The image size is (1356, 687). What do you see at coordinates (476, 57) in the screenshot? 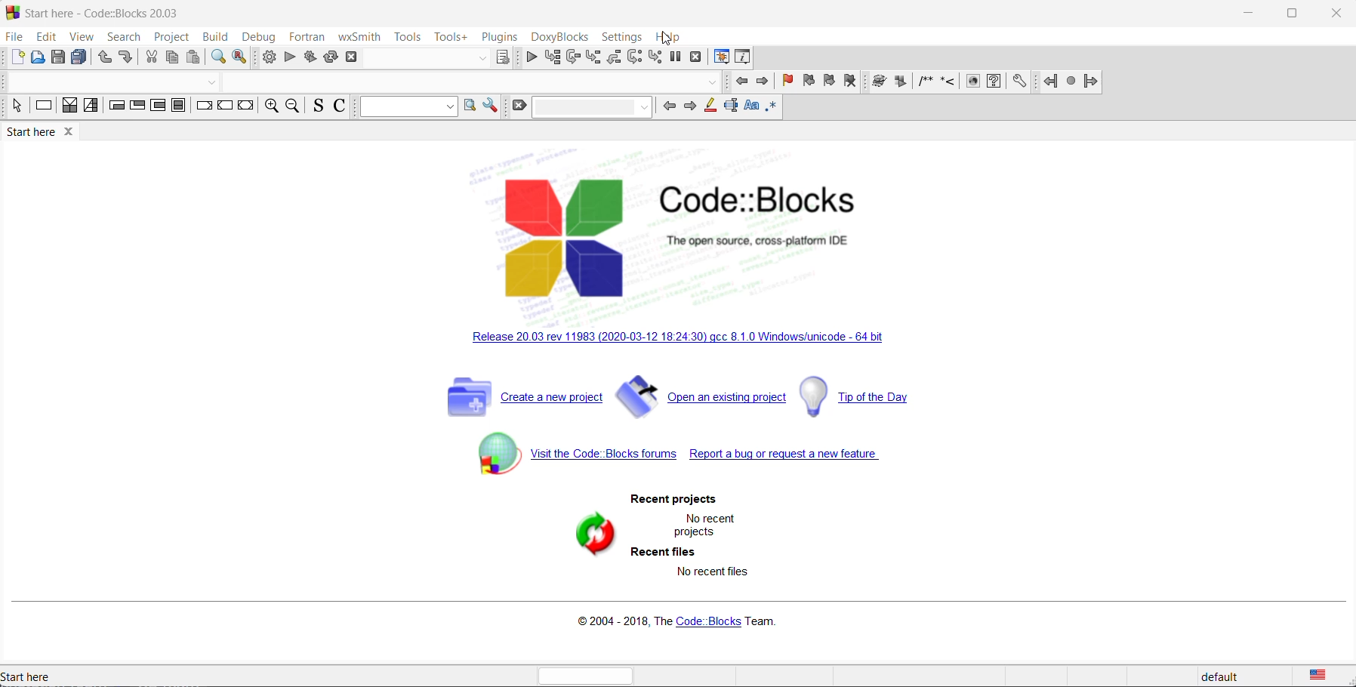
I see `dropdown ` at bounding box center [476, 57].